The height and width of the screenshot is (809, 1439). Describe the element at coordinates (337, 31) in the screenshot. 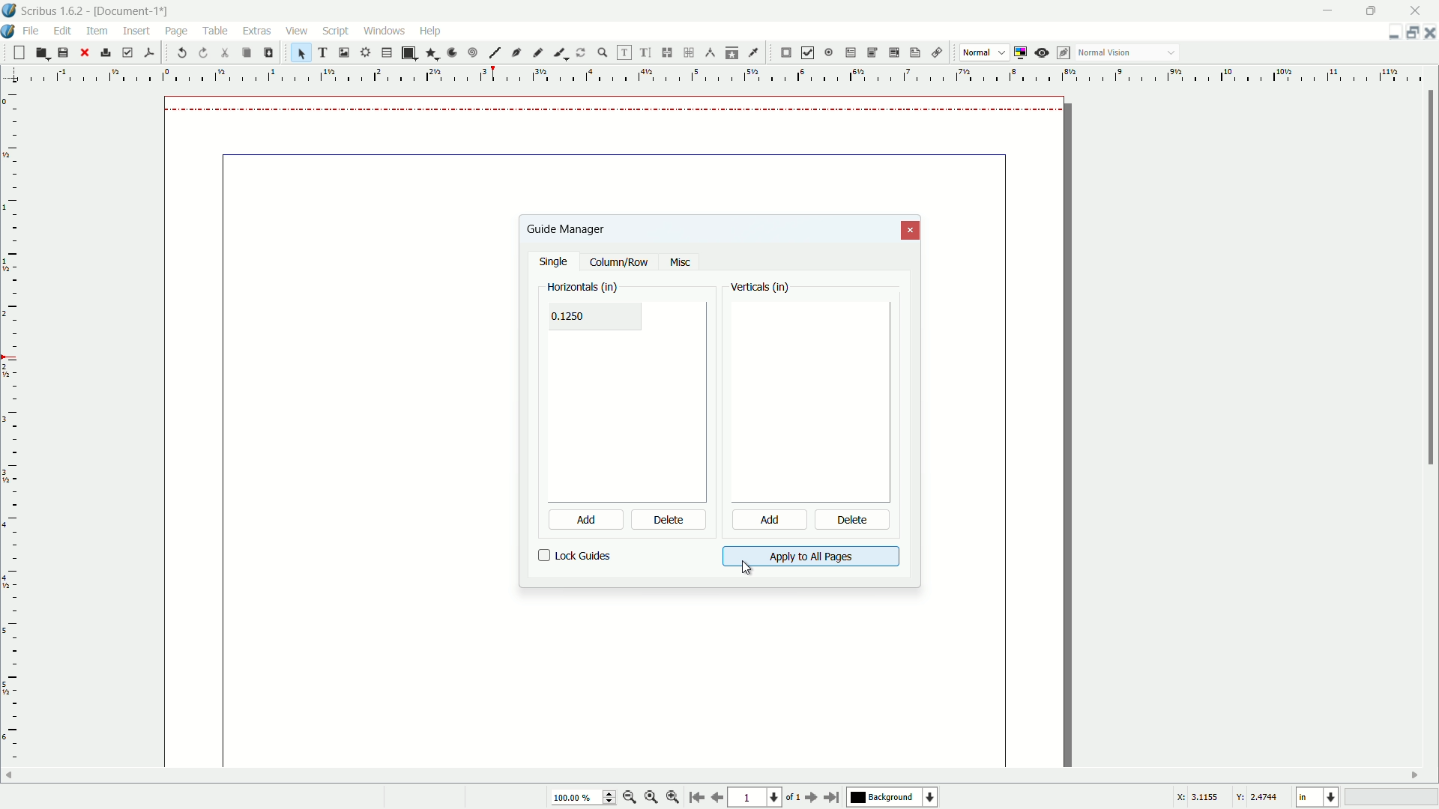

I see `script menu` at that location.